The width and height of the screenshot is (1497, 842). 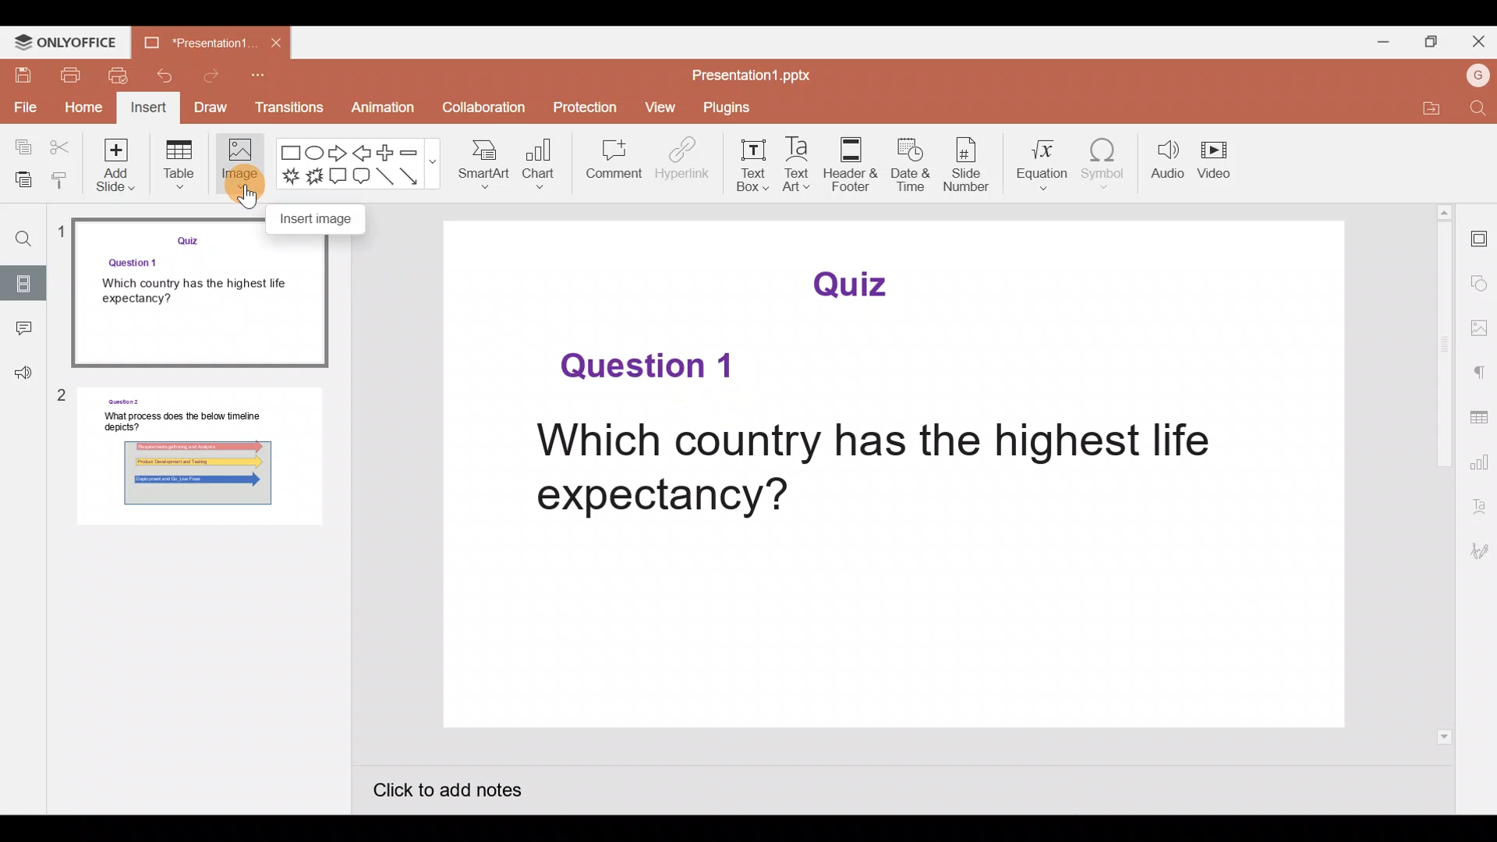 I want to click on Save, so click(x=25, y=78).